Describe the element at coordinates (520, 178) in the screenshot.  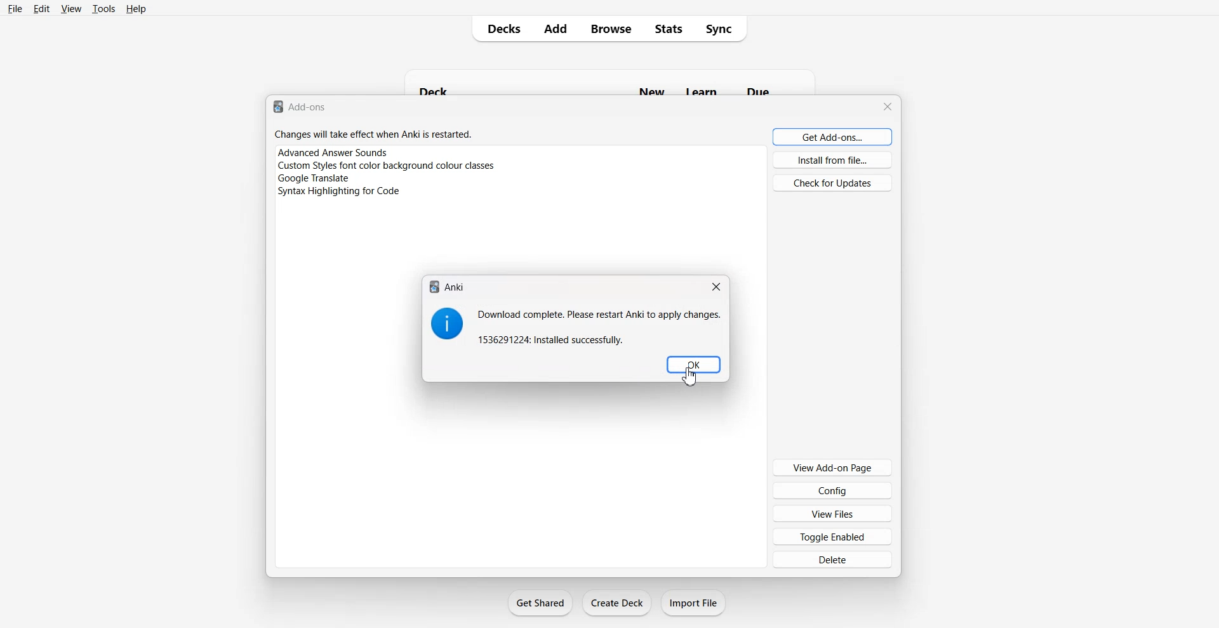
I see `Plugins` at that location.